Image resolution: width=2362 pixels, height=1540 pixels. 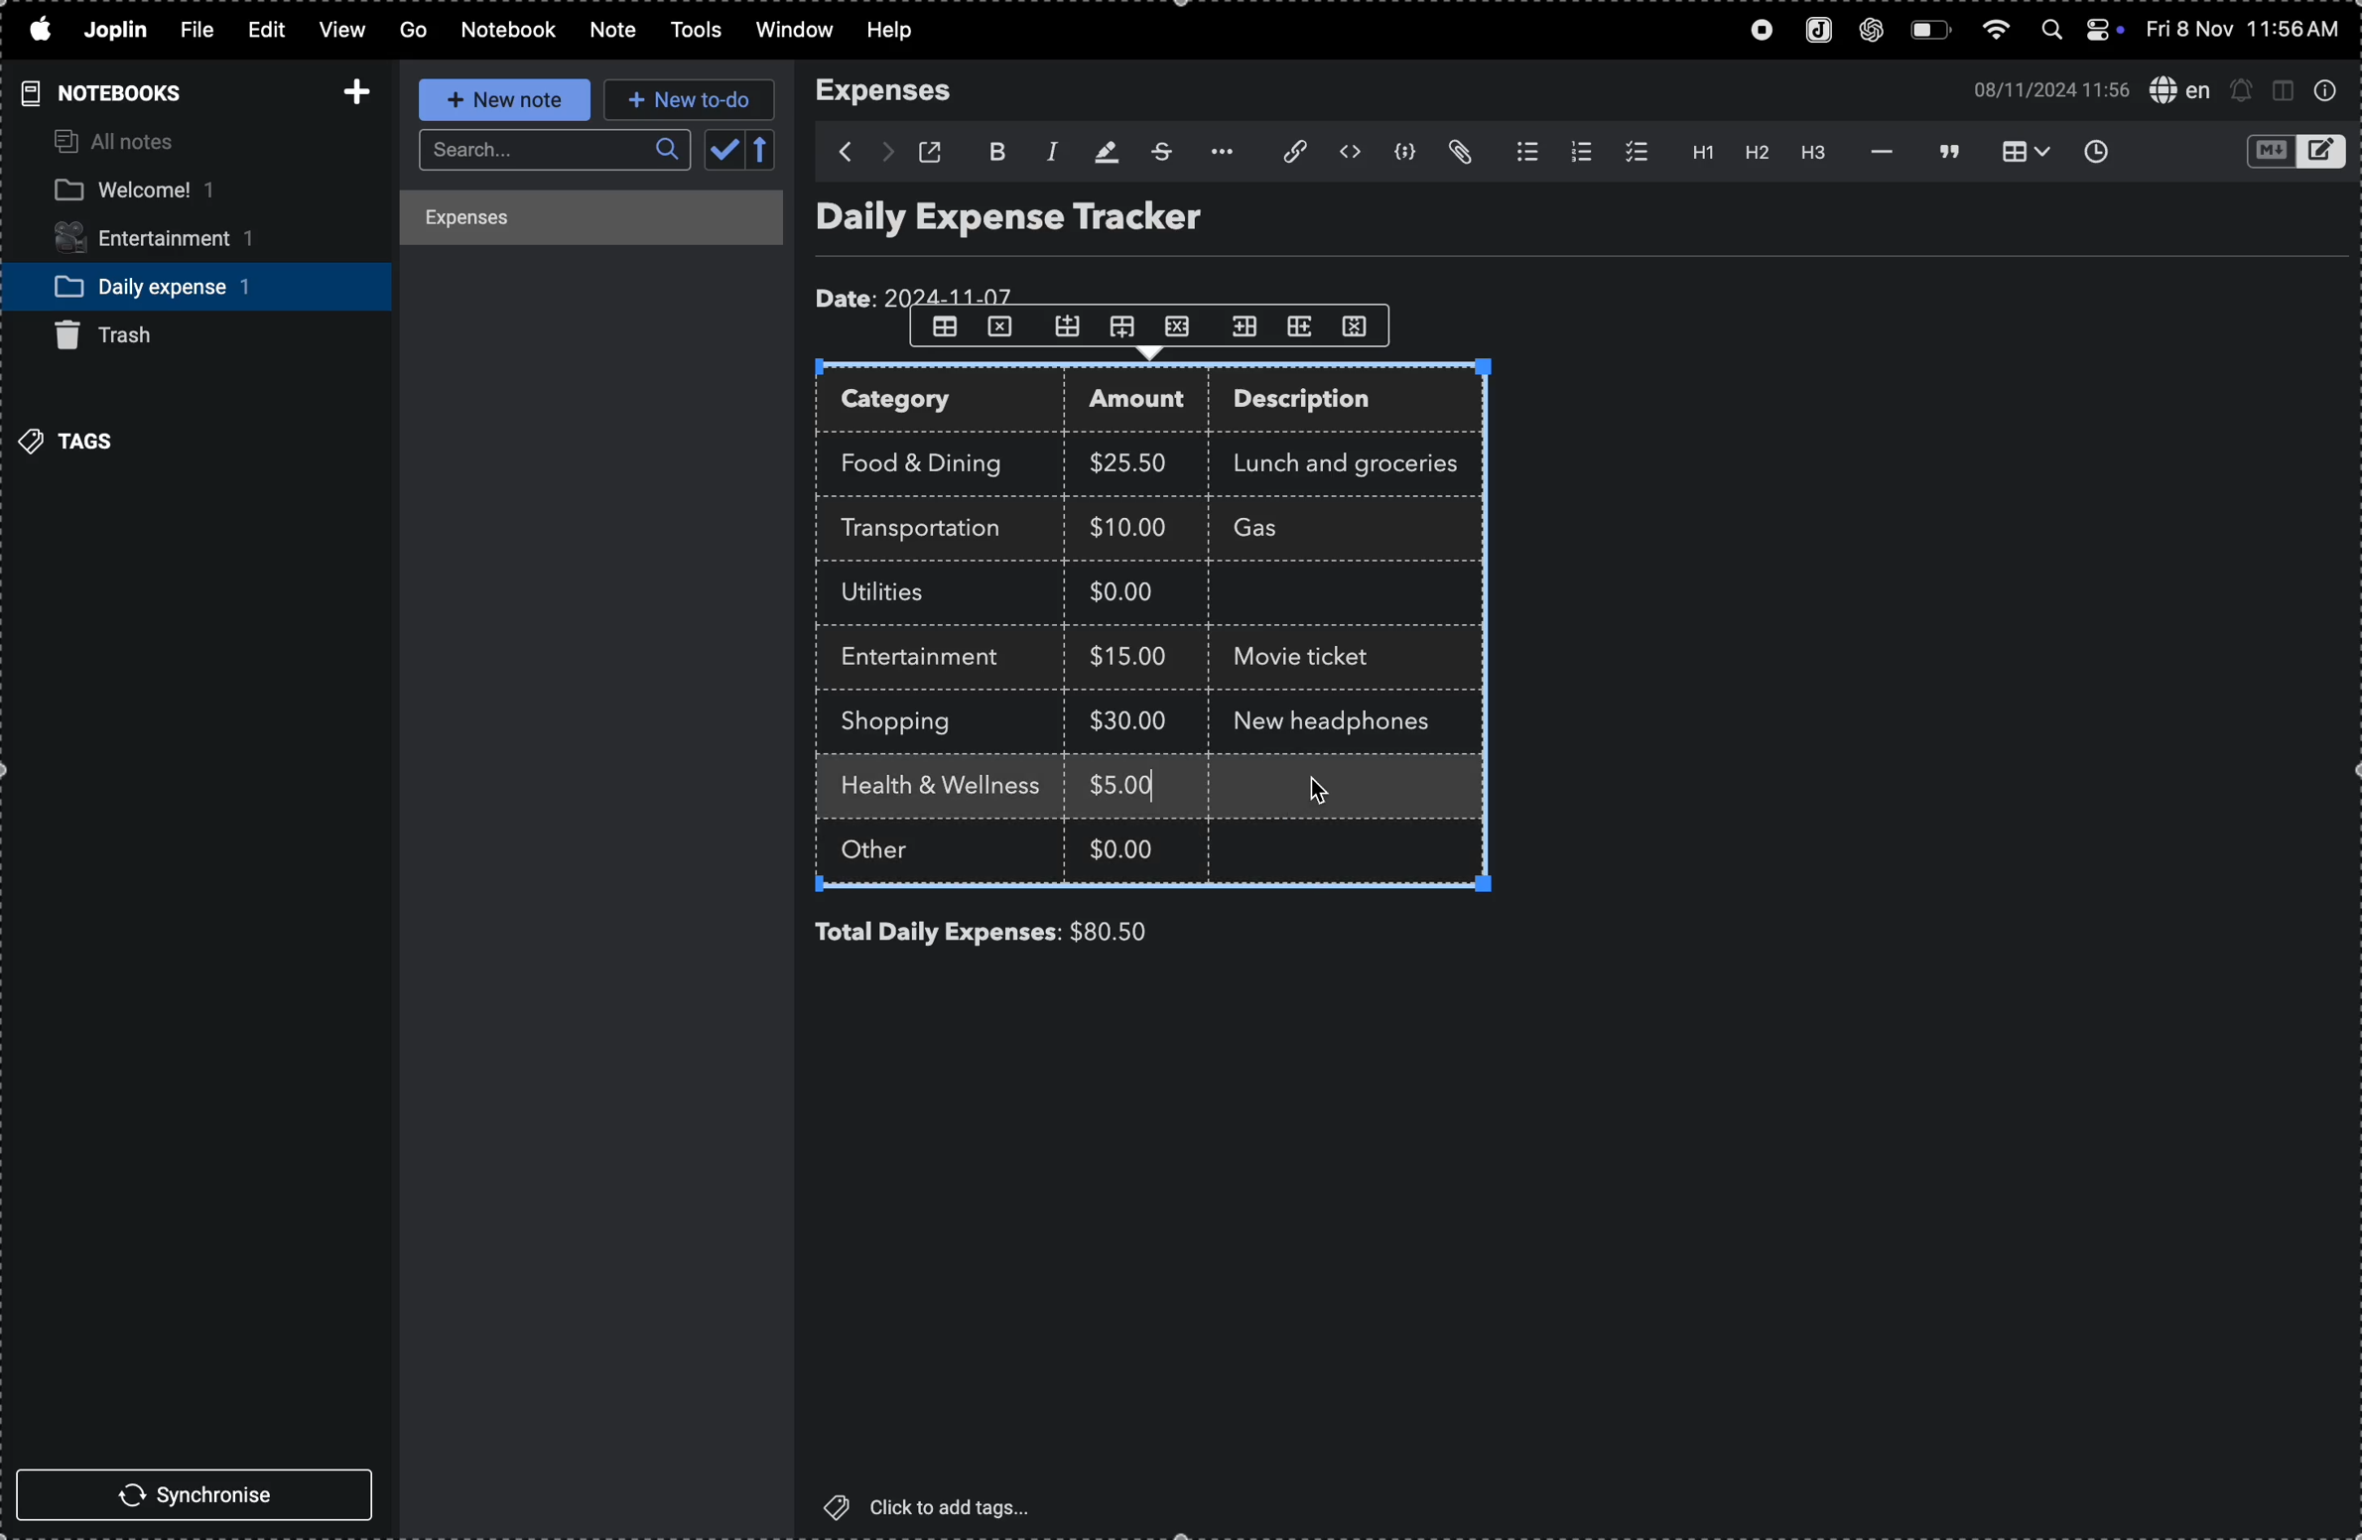 What do you see at coordinates (885, 153) in the screenshot?
I see `forward` at bounding box center [885, 153].